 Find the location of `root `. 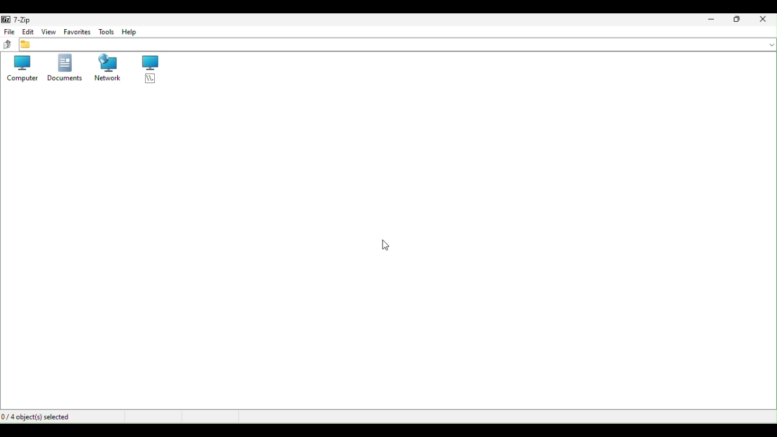

root  is located at coordinates (146, 71).